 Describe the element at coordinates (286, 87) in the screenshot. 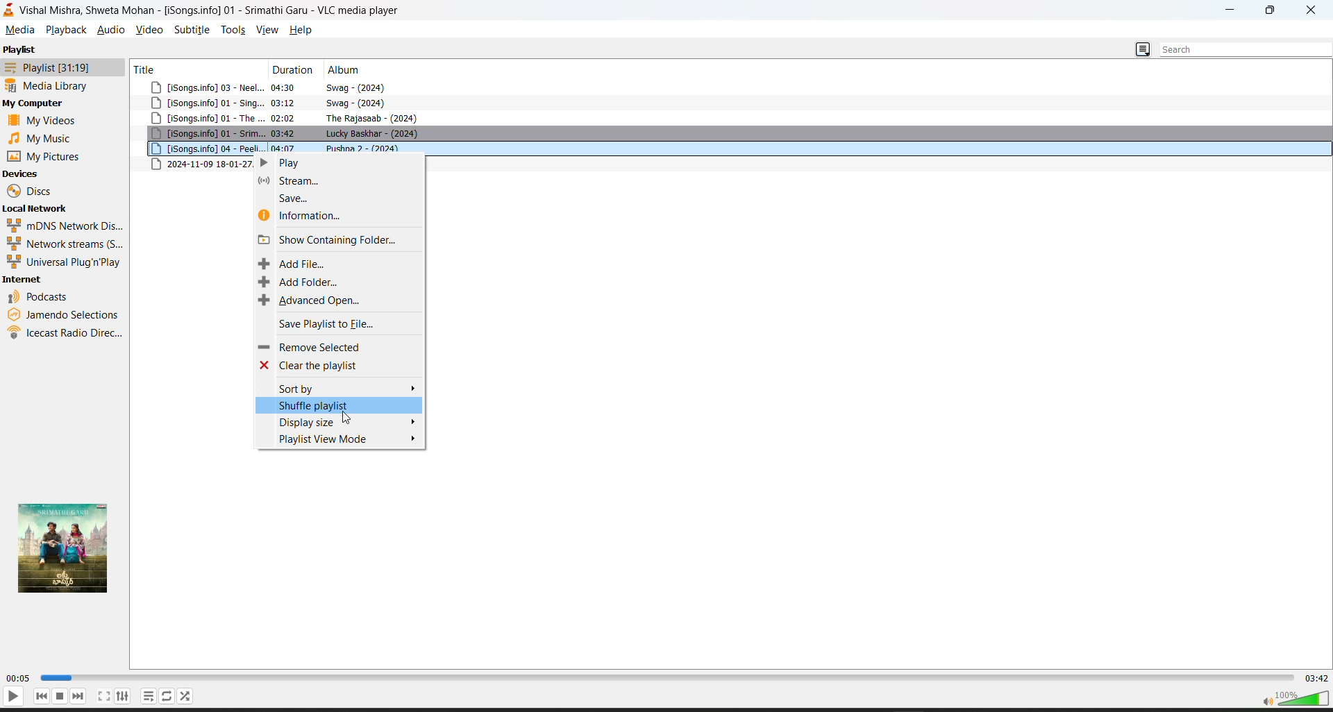

I see `04:30` at that location.